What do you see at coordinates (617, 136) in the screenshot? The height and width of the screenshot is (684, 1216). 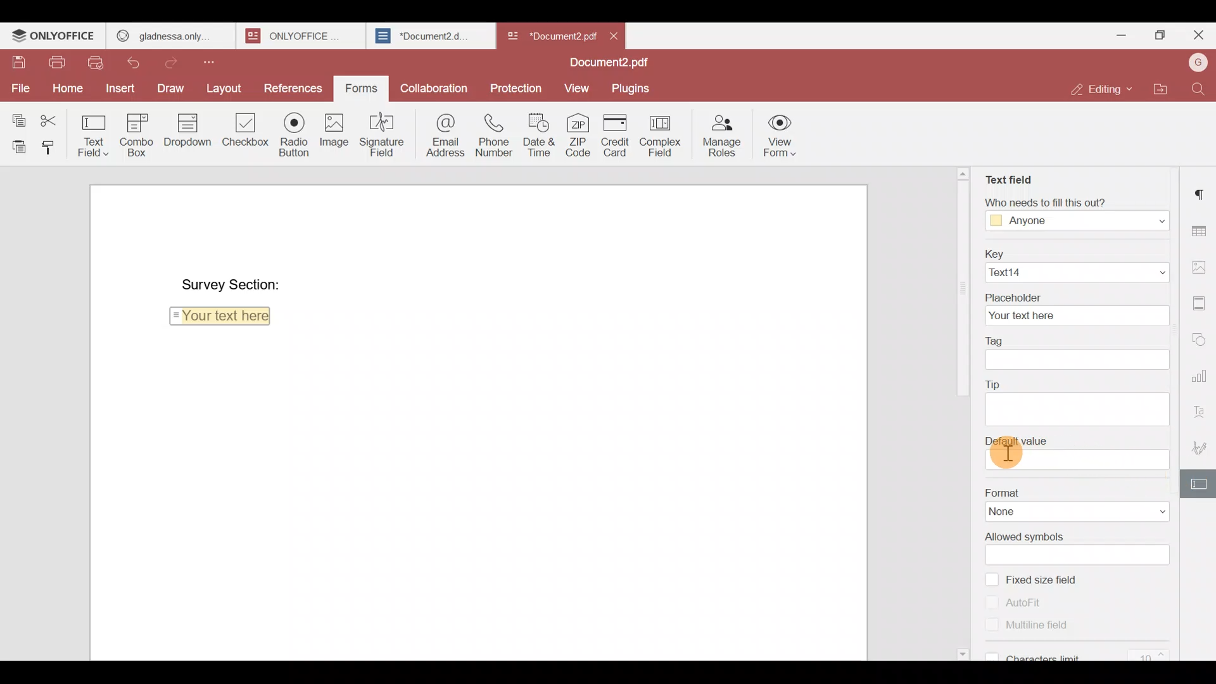 I see `Credit card` at bounding box center [617, 136].